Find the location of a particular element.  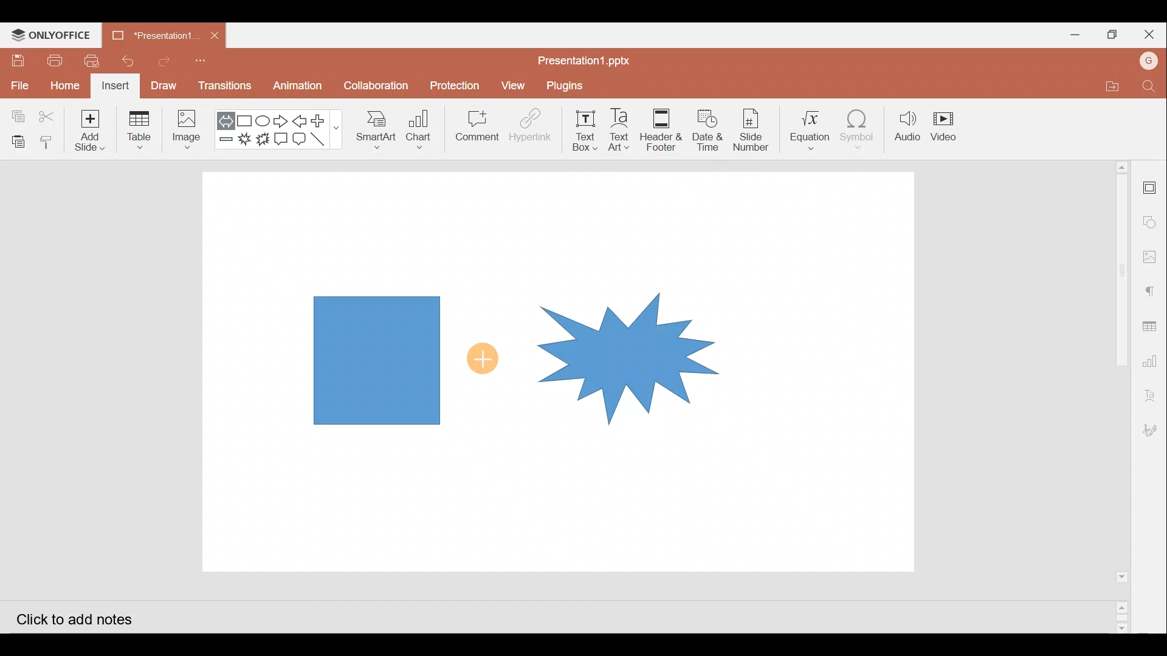

Account name is located at coordinates (1149, 63).